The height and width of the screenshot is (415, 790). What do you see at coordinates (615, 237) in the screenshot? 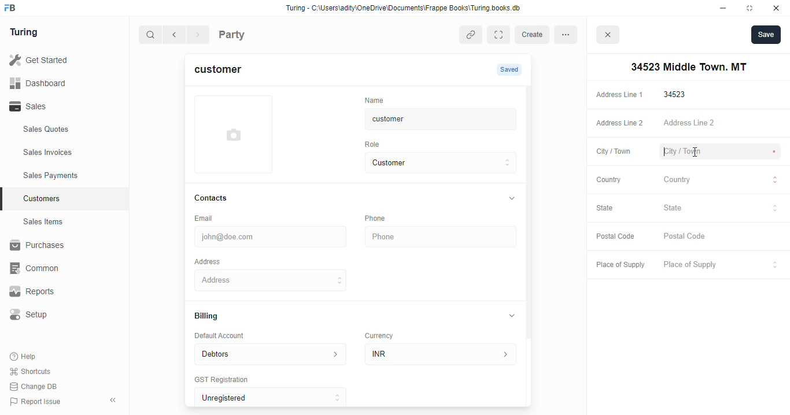
I see `Postal Code` at bounding box center [615, 237].